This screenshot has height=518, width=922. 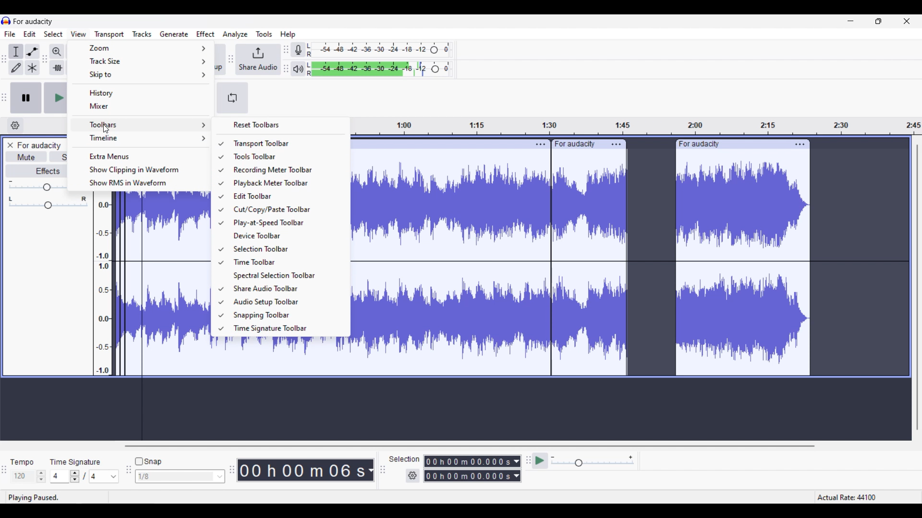 I want to click on Tracks menu, so click(x=142, y=35).